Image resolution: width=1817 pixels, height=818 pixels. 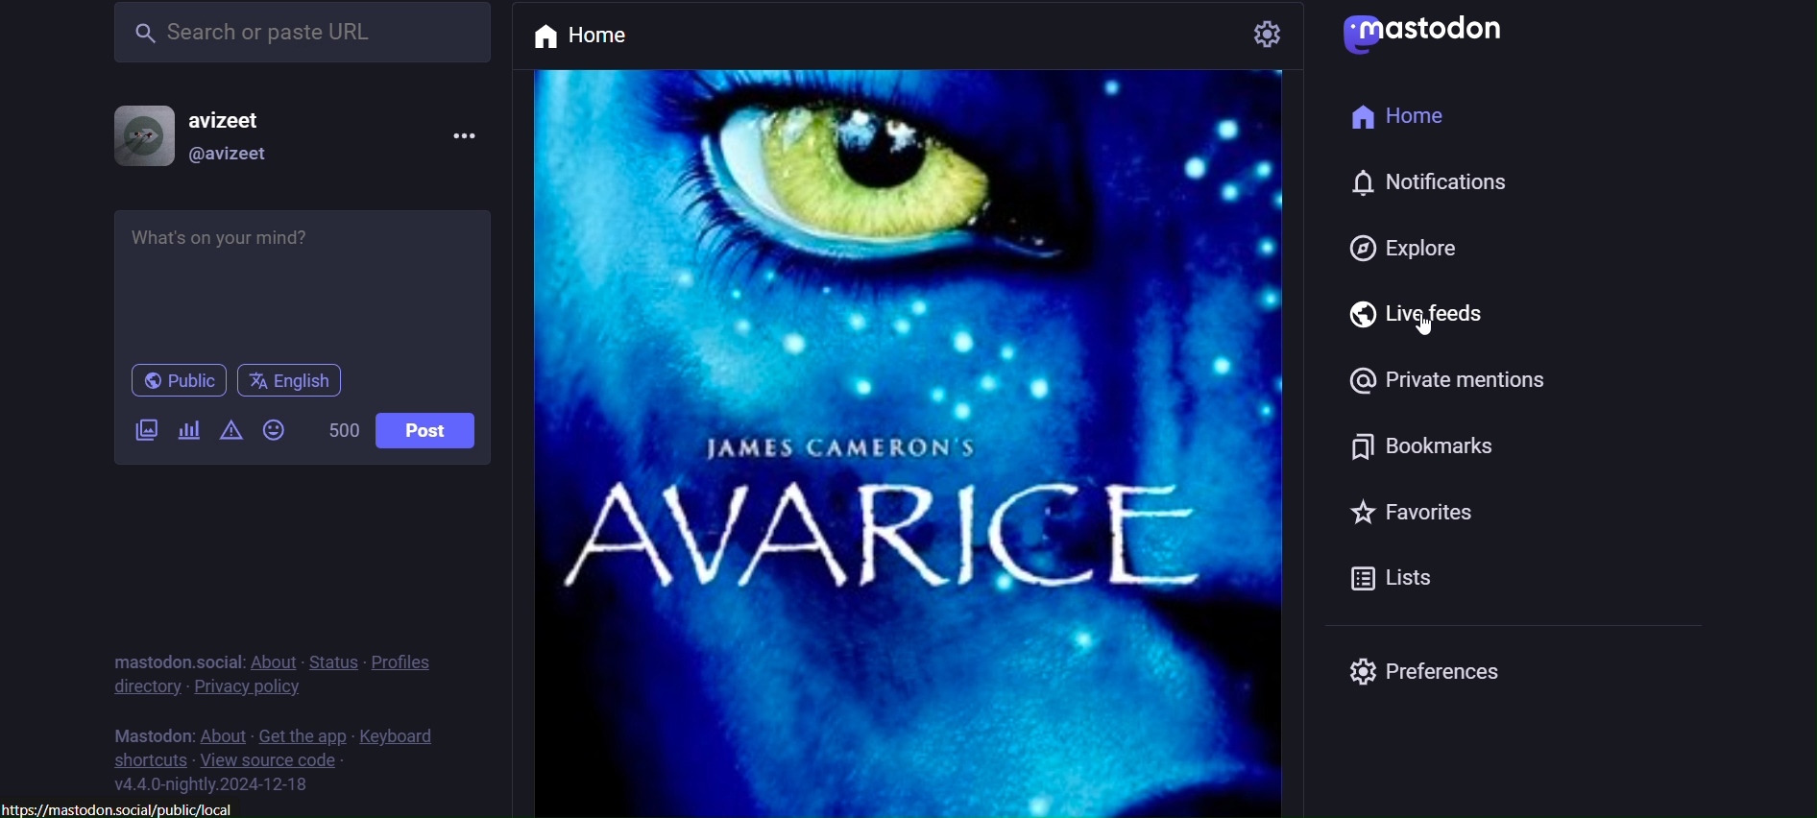 I want to click on directory, so click(x=146, y=690).